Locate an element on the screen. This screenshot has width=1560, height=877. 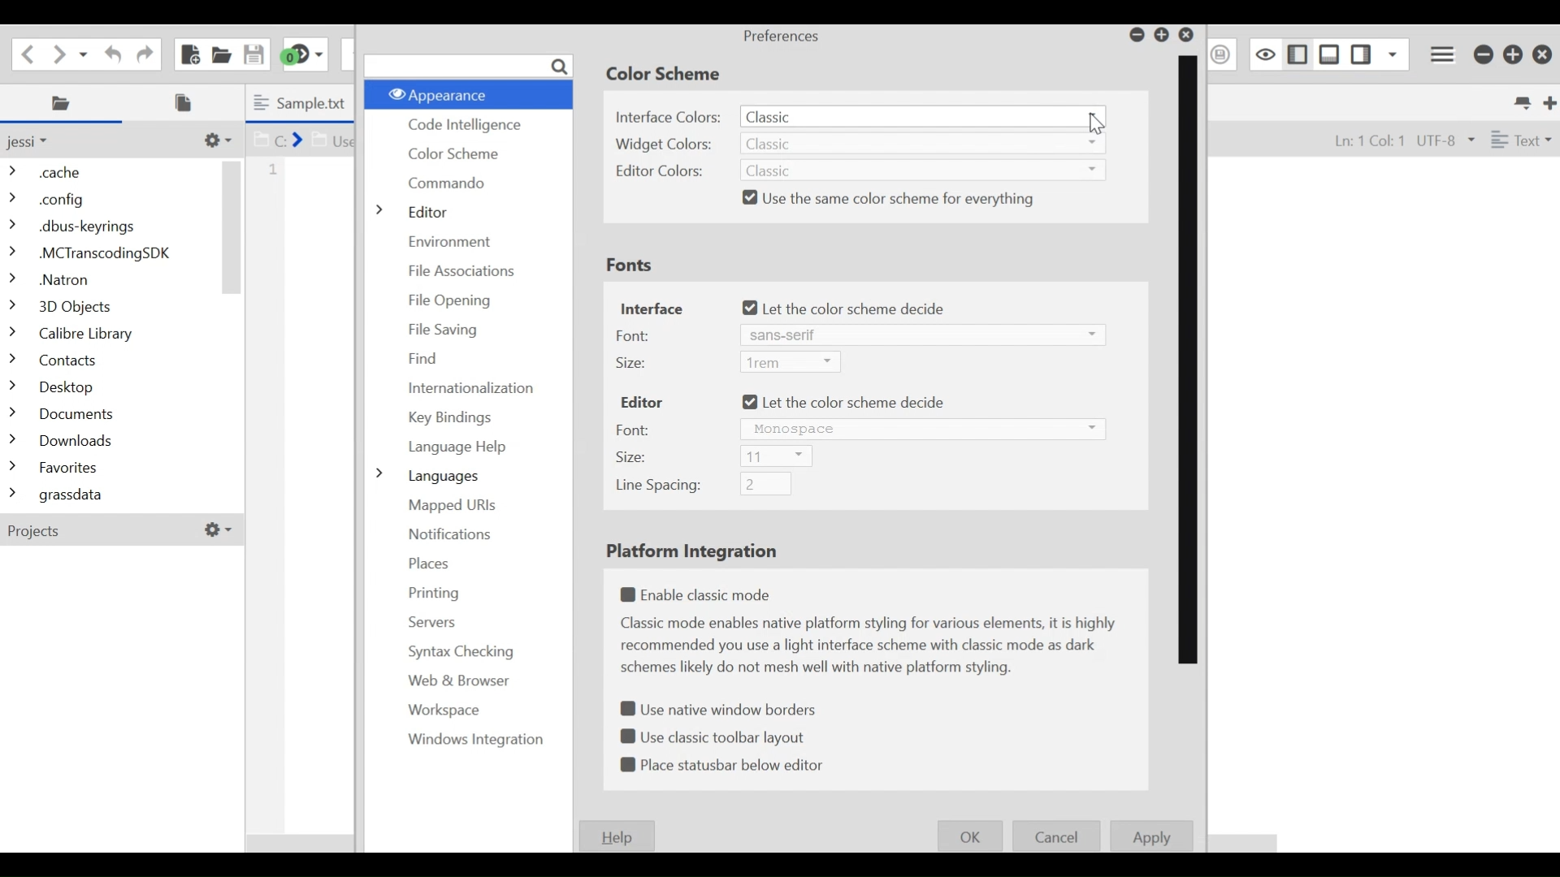
Environment is located at coordinates (455, 240).